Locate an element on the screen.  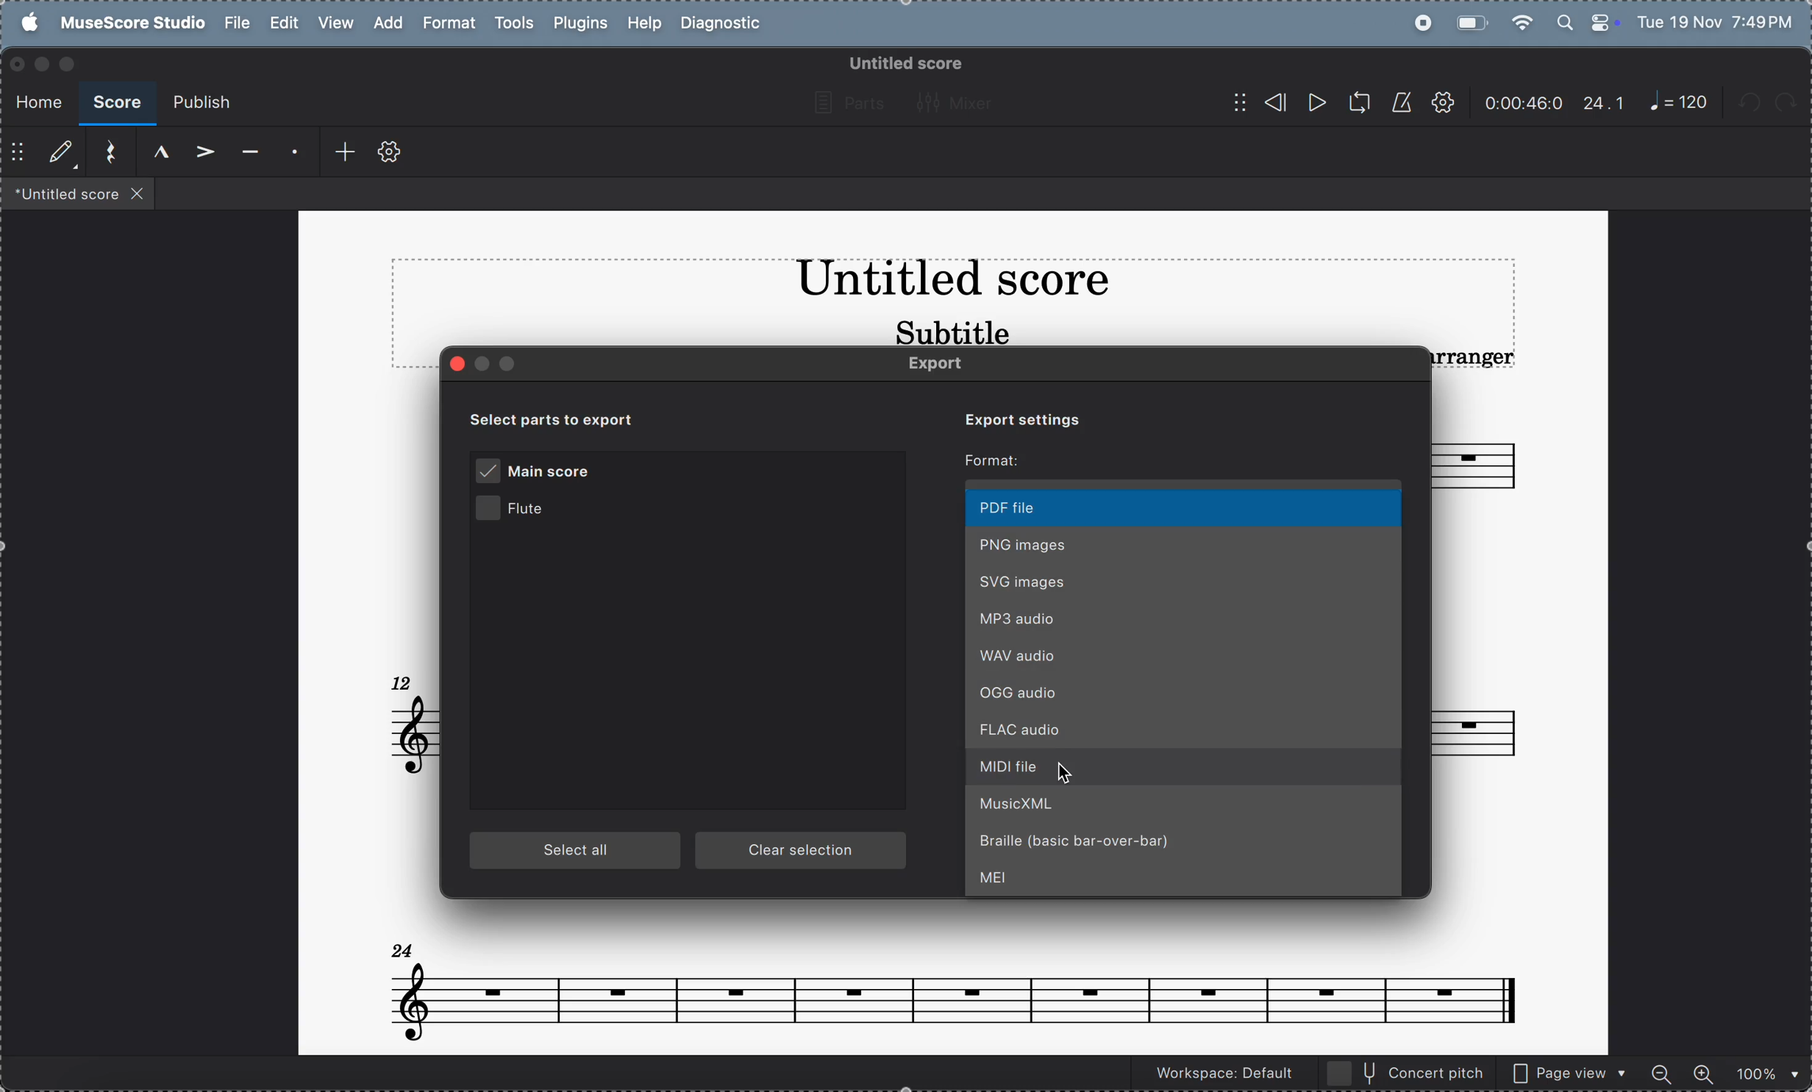
battery is located at coordinates (1469, 21).